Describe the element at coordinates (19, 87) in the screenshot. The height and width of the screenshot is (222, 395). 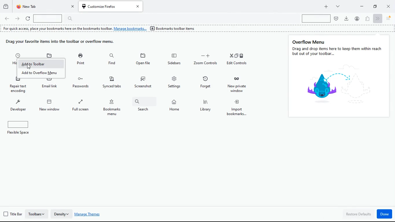
I see `repair text encoding` at that location.